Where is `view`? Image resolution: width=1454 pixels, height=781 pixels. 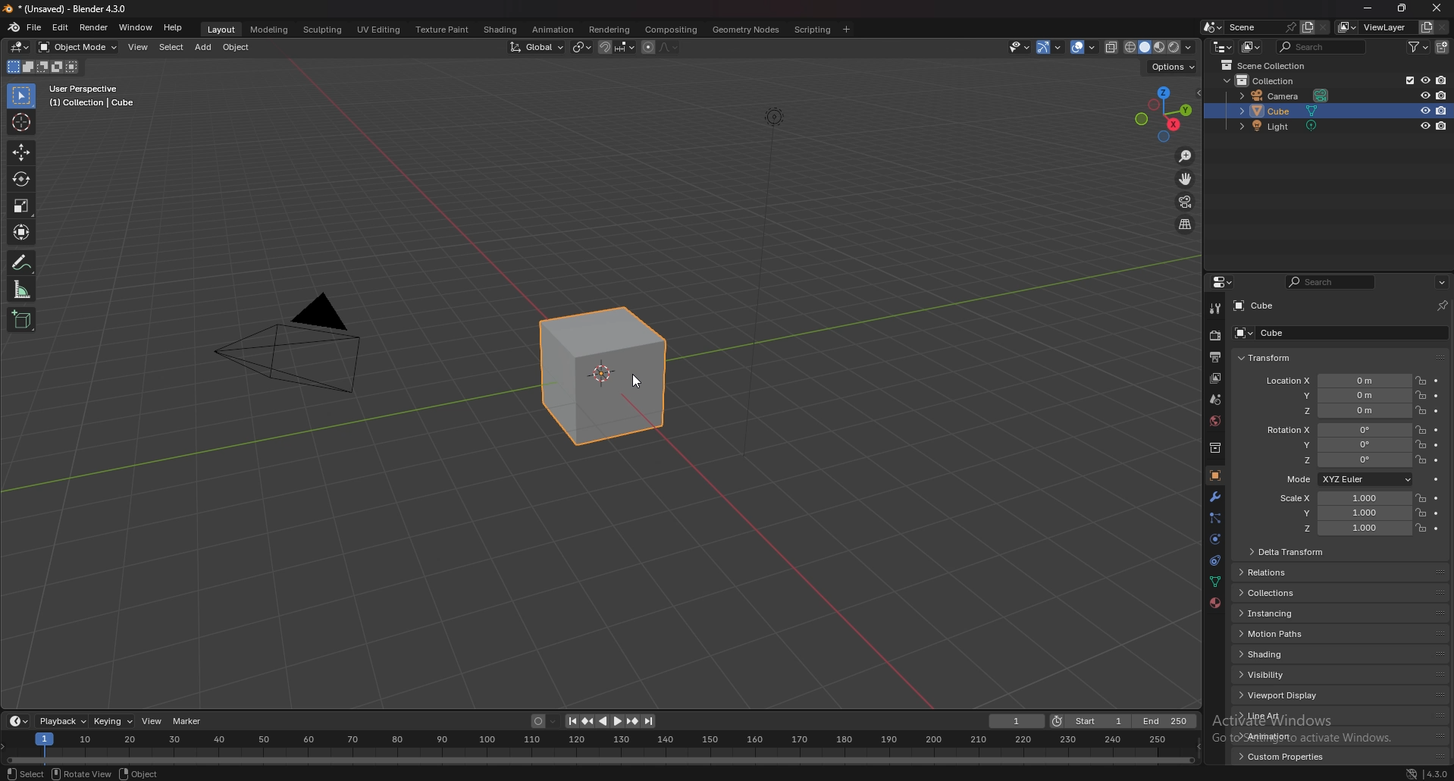 view is located at coordinates (150, 721).